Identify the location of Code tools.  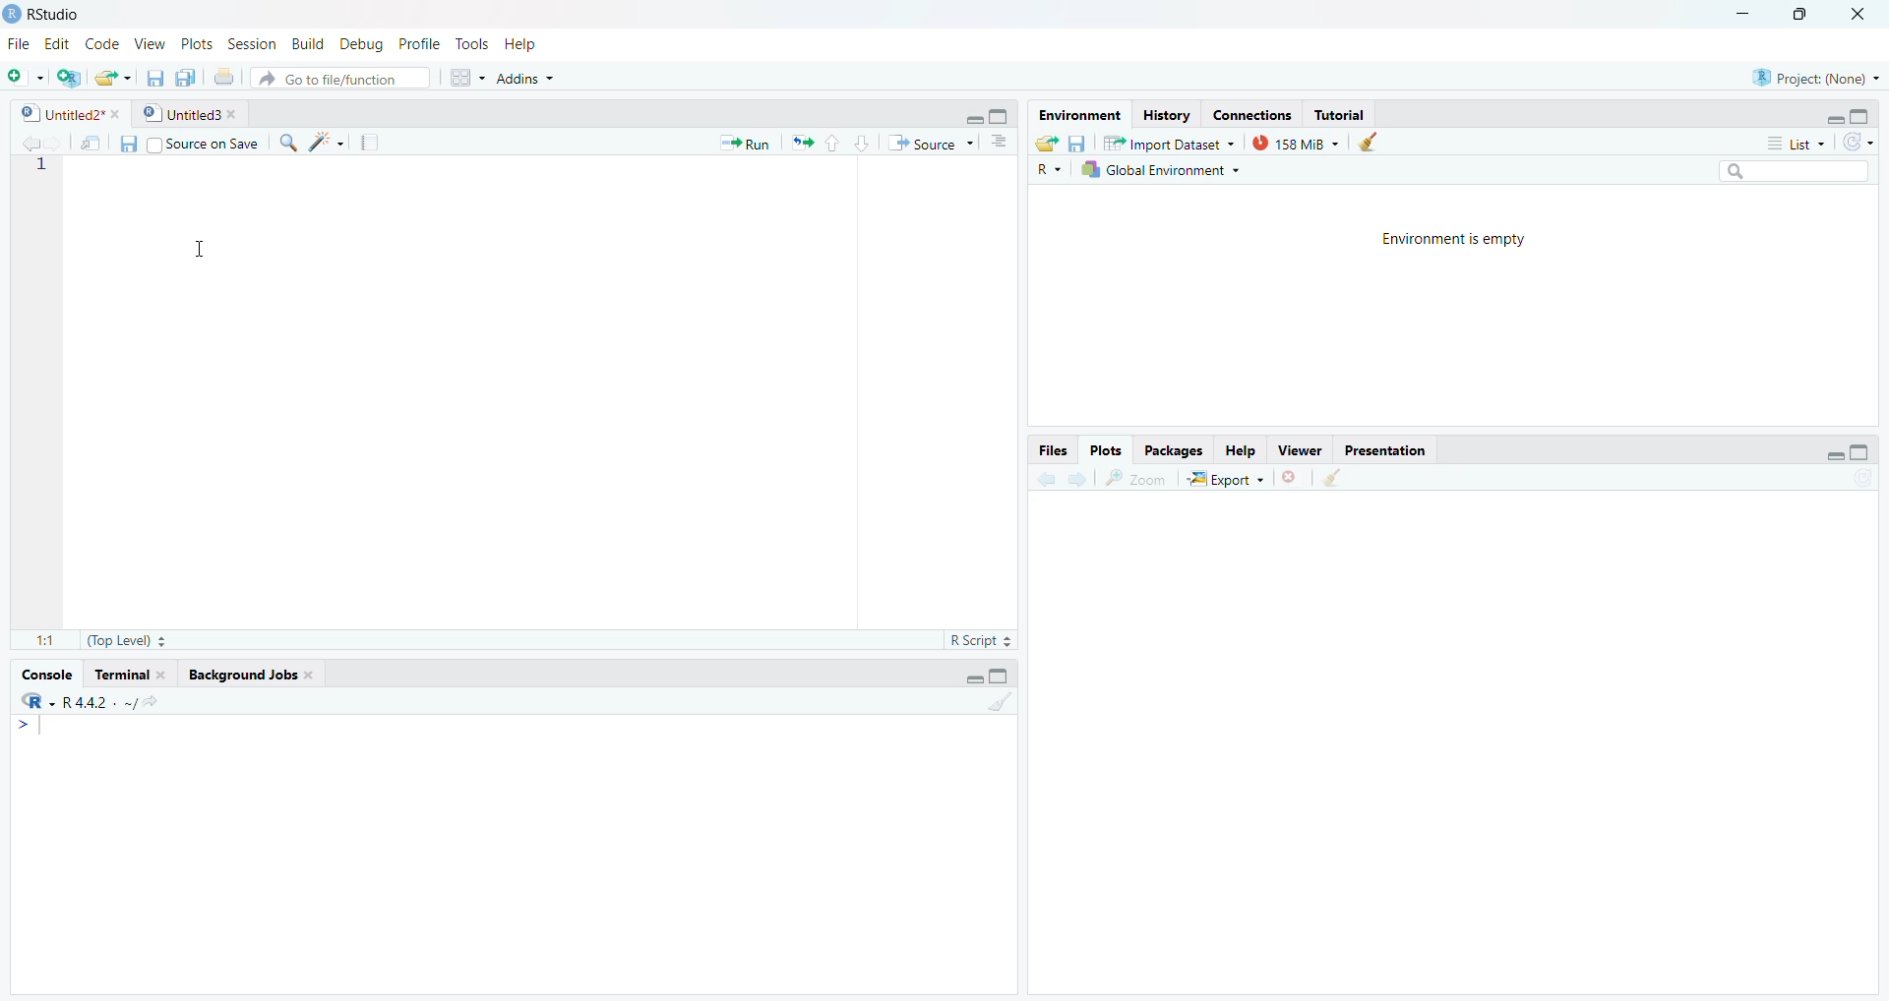
(325, 144).